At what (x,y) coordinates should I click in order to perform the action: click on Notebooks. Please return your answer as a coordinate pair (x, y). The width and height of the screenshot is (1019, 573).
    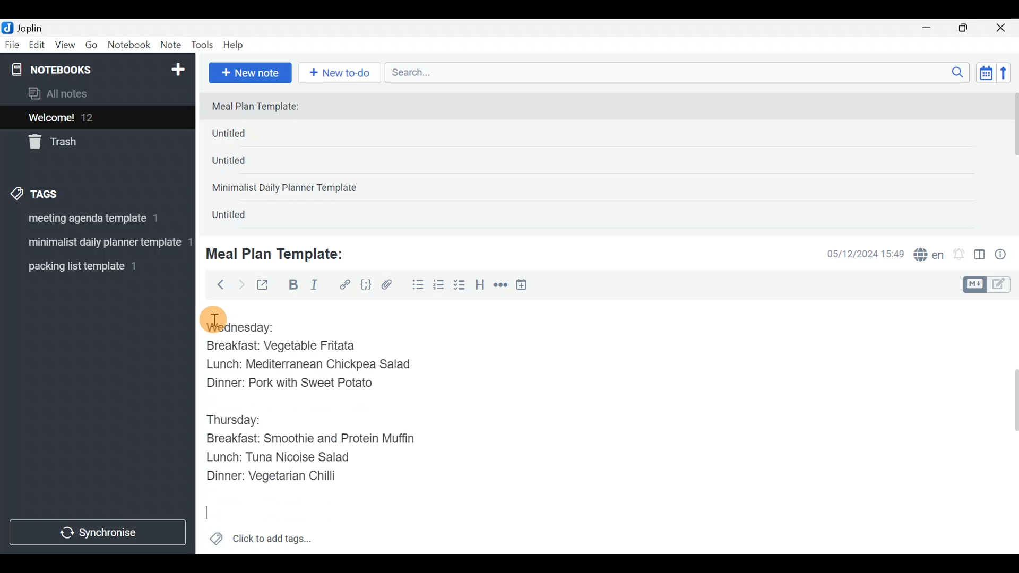
    Looking at the image, I should click on (75, 69).